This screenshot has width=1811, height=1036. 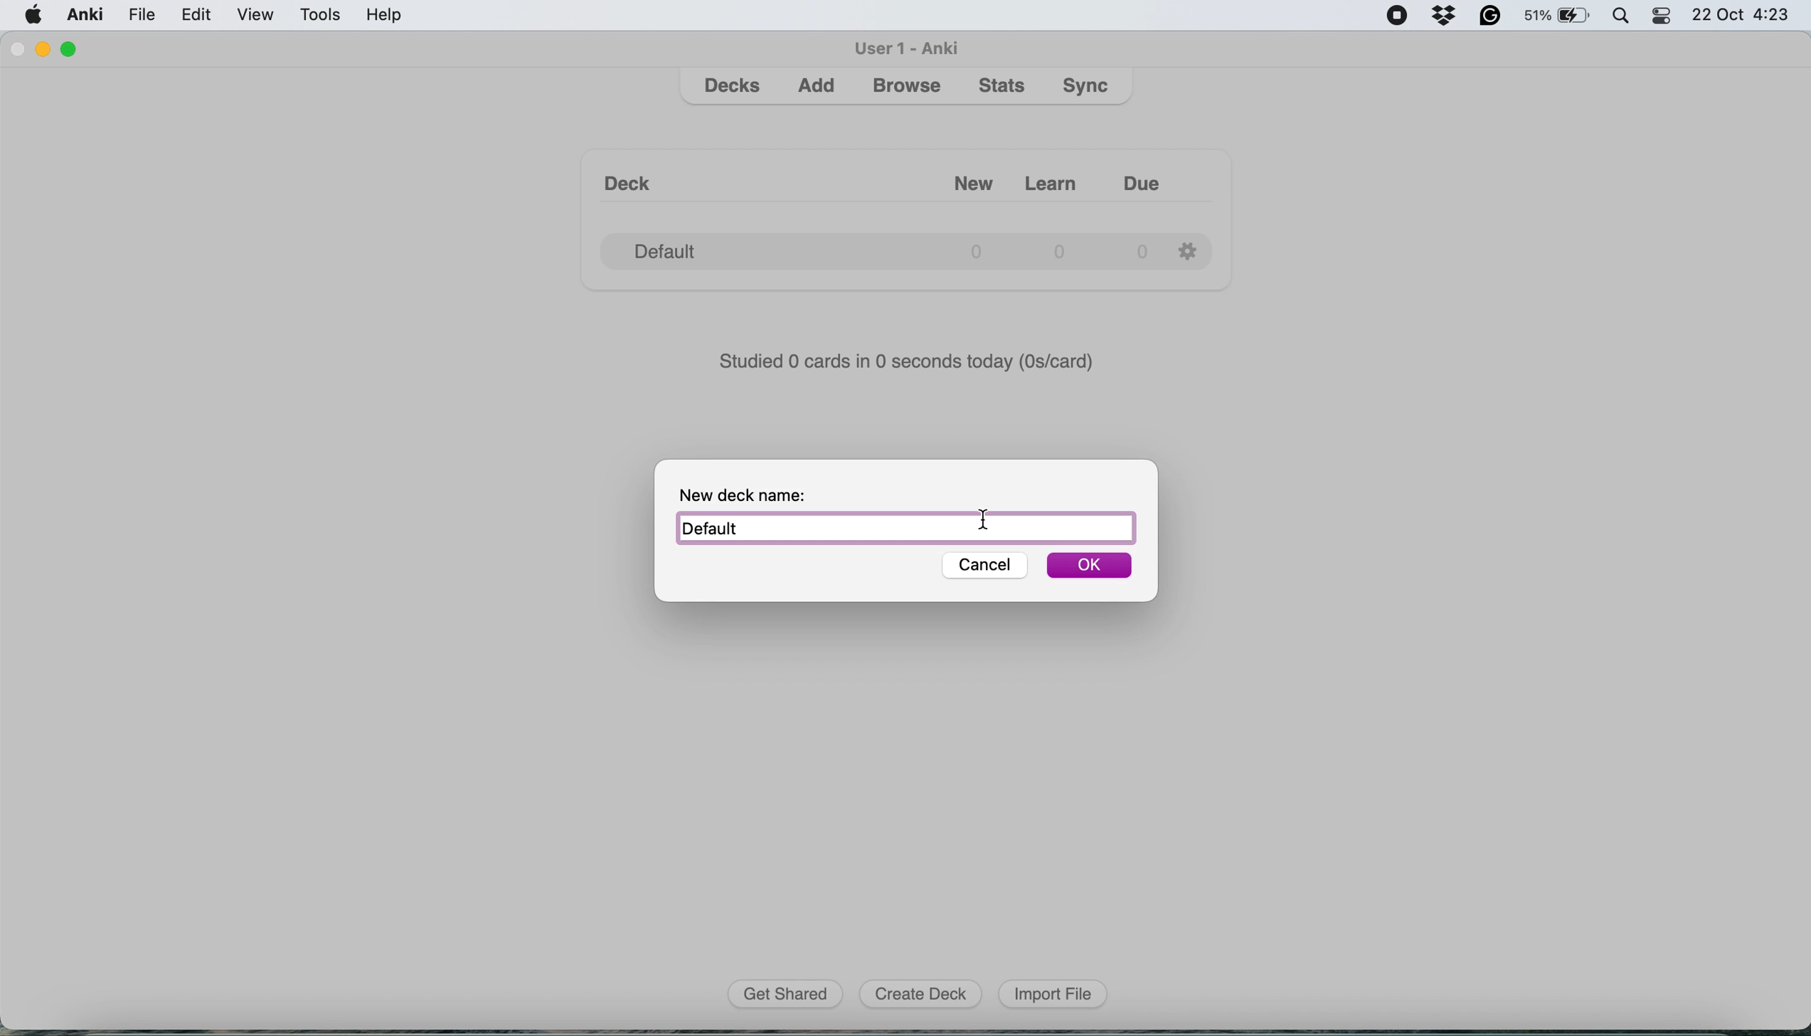 What do you see at coordinates (322, 17) in the screenshot?
I see `tools` at bounding box center [322, 17].